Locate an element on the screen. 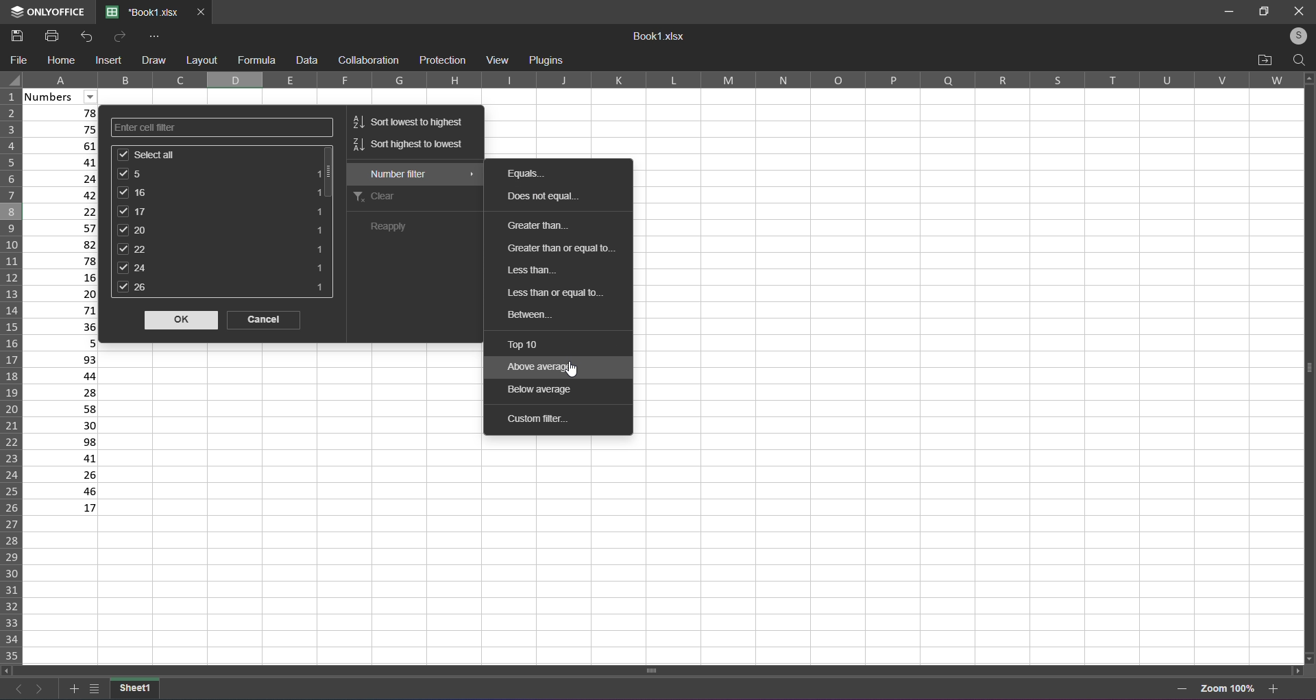  does not equal is located at coordinates (552, 197).